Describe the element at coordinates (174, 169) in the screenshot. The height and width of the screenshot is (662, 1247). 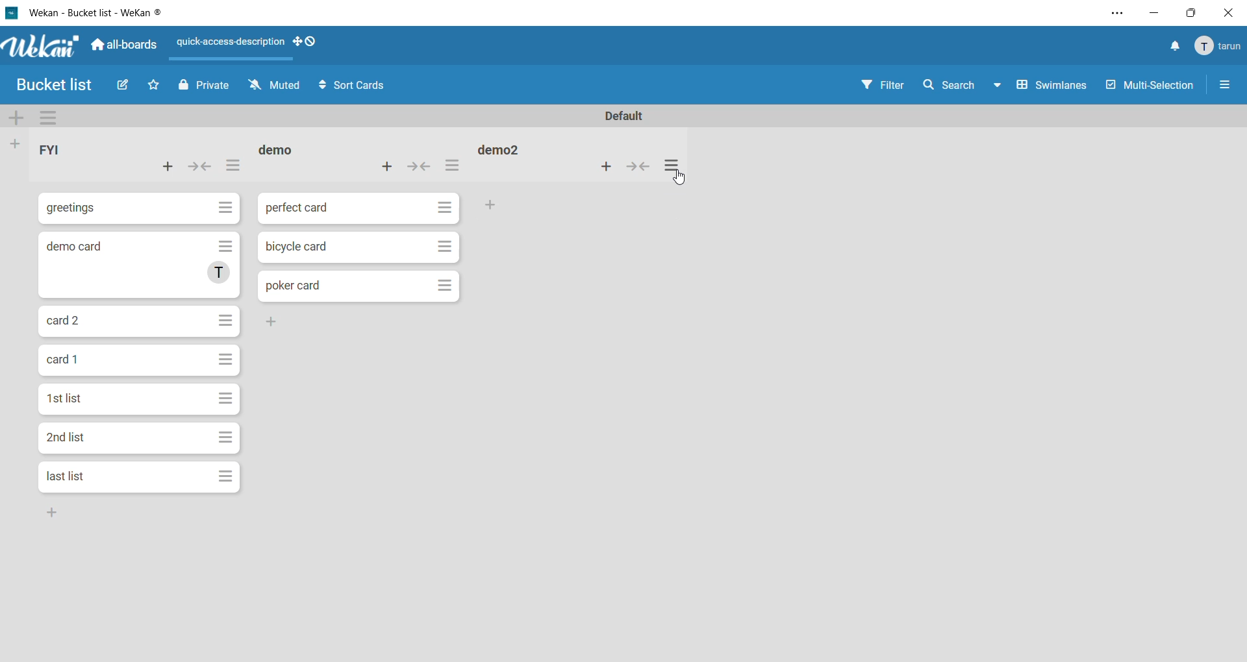
I see `add card` at that location.